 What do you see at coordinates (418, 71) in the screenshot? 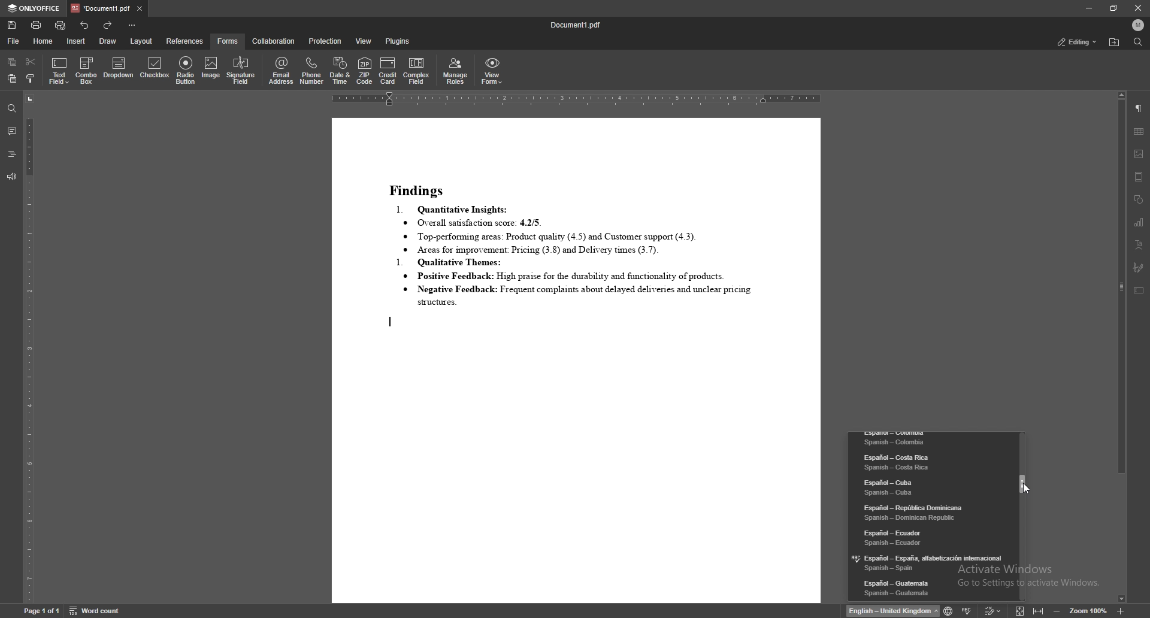
I see `complex field` at bounding box center [418, 71].